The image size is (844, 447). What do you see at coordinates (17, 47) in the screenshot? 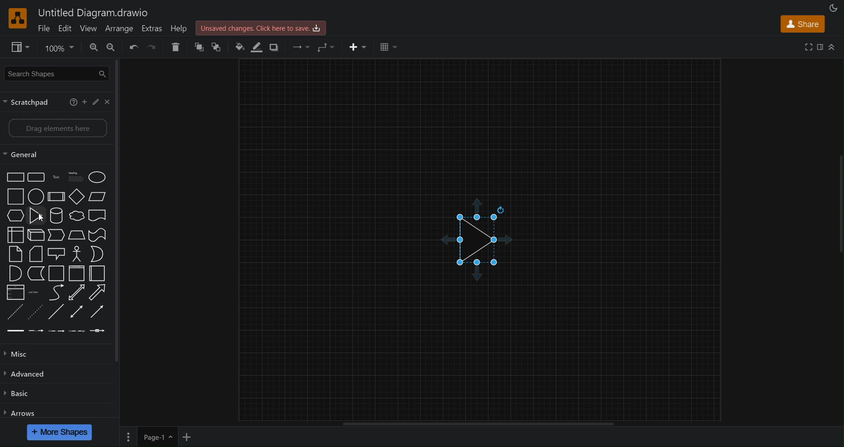
I see `View` at bounding box center [17, 47].